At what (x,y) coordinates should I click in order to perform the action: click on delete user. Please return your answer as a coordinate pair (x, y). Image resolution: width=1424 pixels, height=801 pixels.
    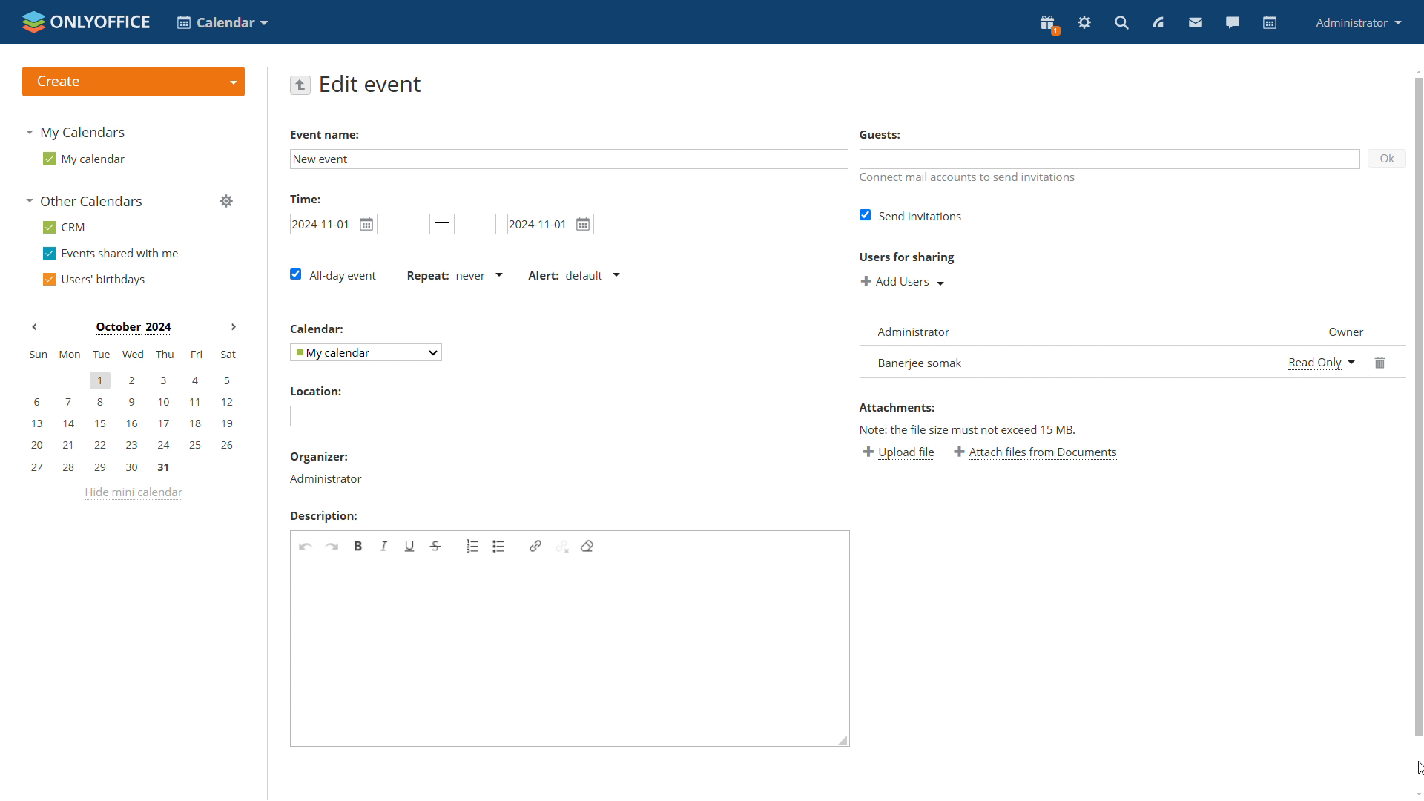
    Looking at the image, I should click on (1382, 362).